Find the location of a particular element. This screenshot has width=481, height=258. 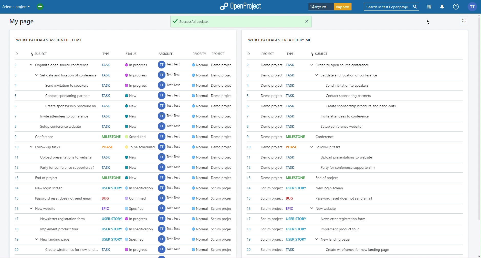

Work Packages Assigned to Me is located at coordinates (49, 40).